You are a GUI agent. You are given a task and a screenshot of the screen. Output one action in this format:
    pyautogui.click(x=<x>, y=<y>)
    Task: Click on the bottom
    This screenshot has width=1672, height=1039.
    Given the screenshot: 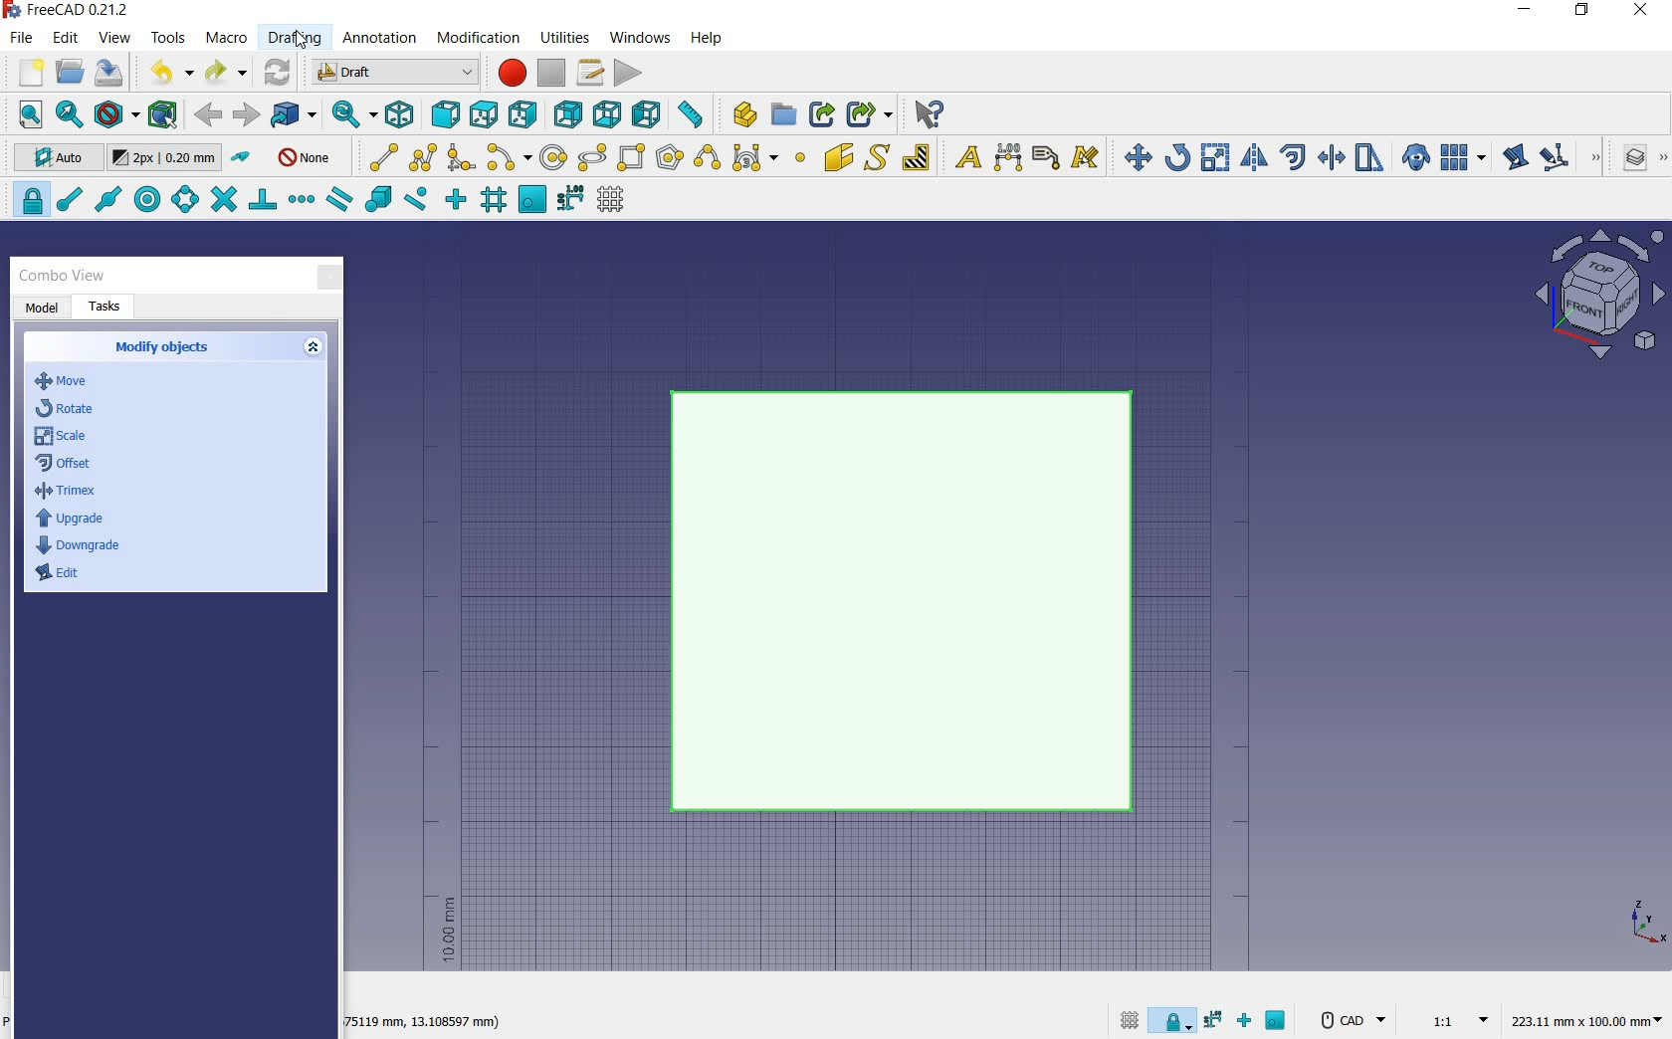 What is the action you would take?
    pyautogui.click(x=609, y=114)
    